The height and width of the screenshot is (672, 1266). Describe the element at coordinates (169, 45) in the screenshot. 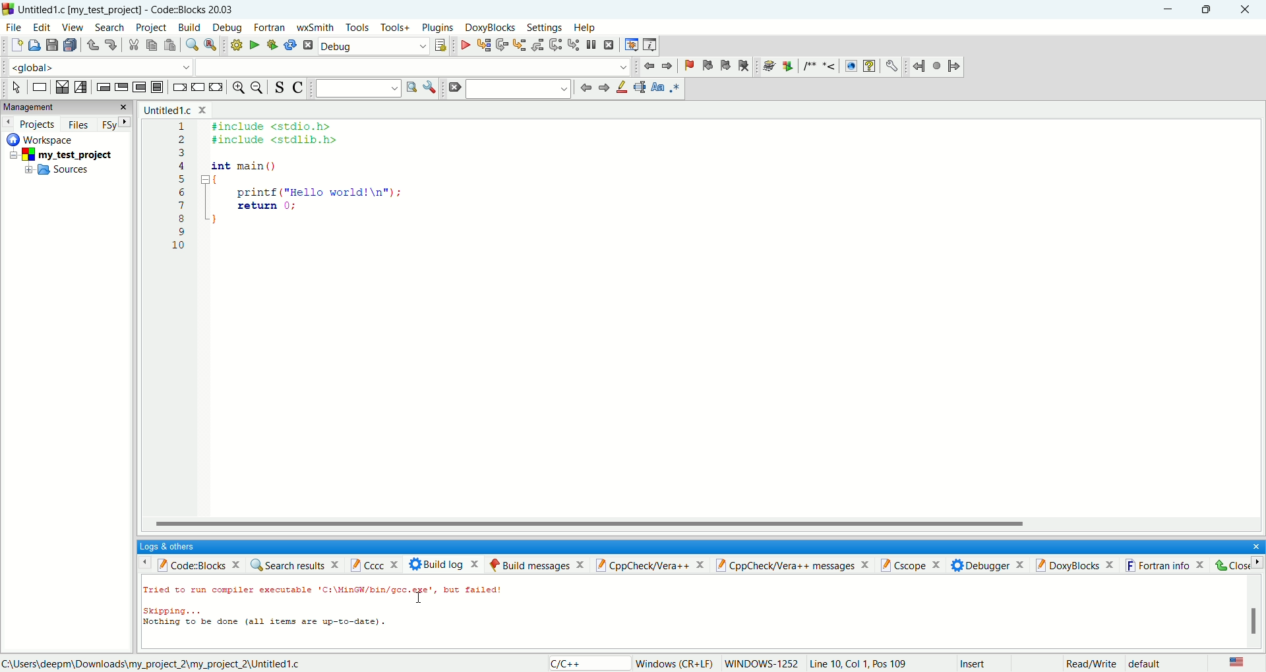

I see `paste` at that location.